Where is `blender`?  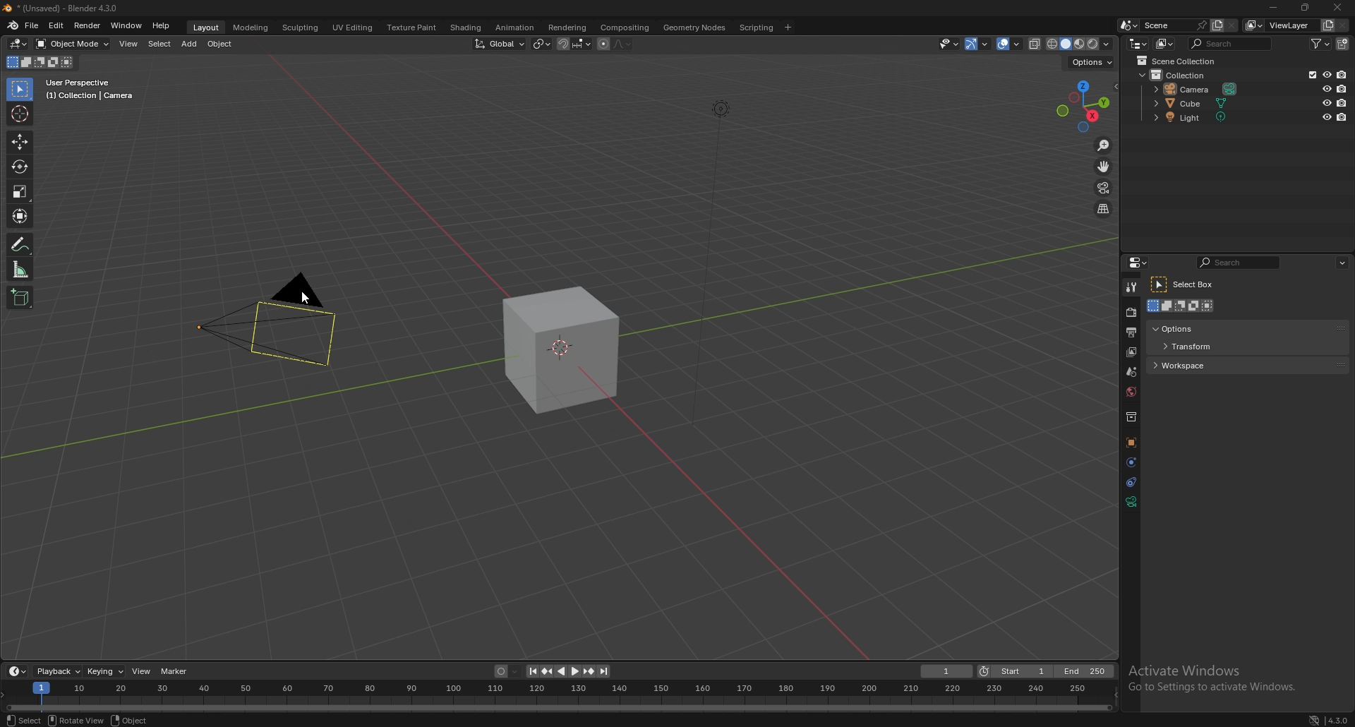
blender is located at coordinates (14, 25).